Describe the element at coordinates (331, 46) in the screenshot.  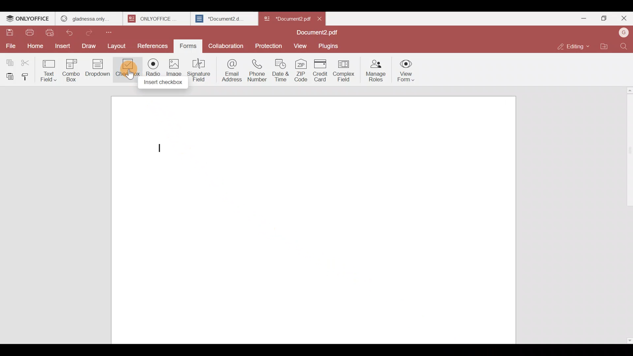
I see `Plugins` at that location.